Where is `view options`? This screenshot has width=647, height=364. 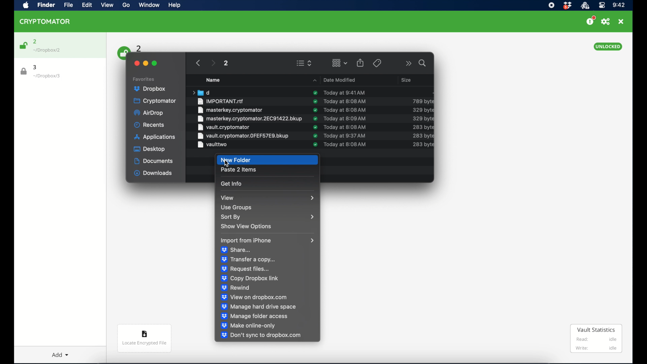
view options is located at coordinates (304, 63).